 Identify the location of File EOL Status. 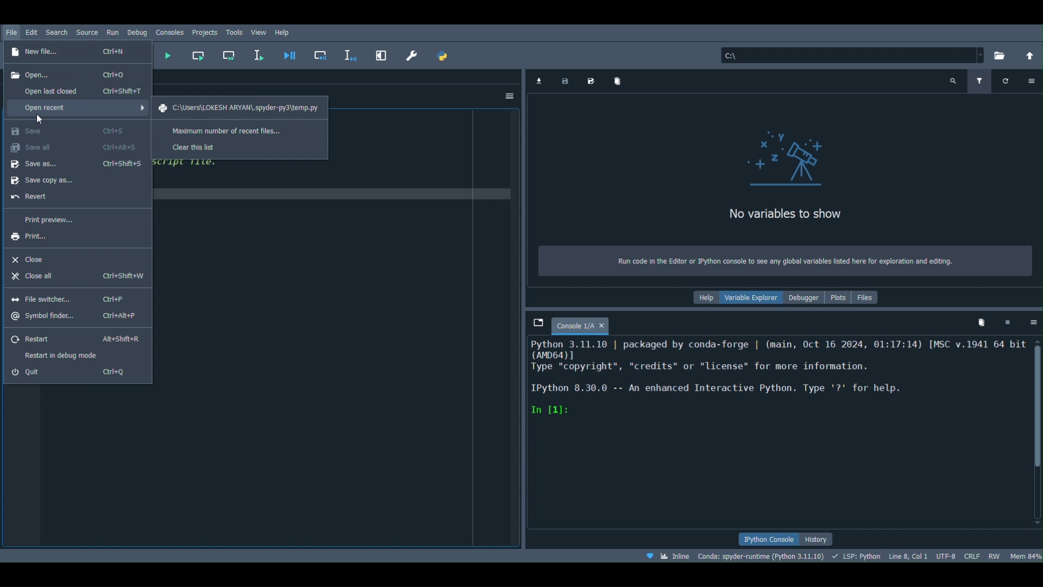
(971, 554).